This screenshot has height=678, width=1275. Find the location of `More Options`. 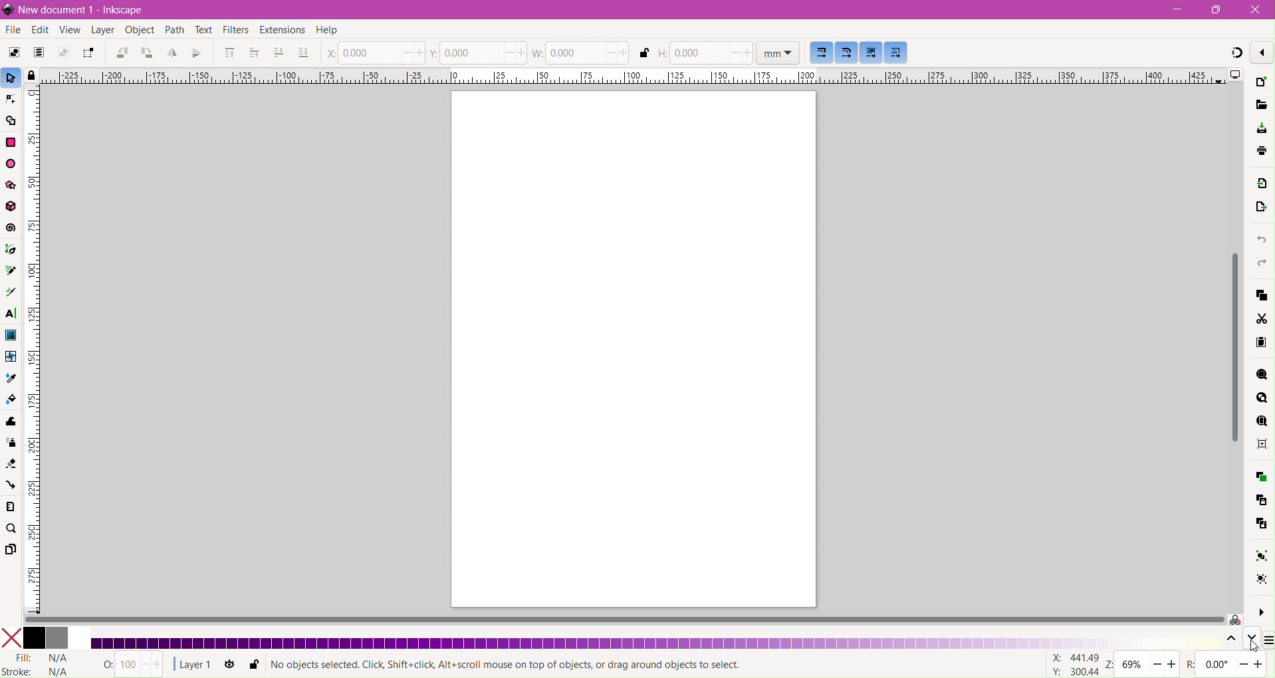

More Options is located at coordinates (1259, 611).